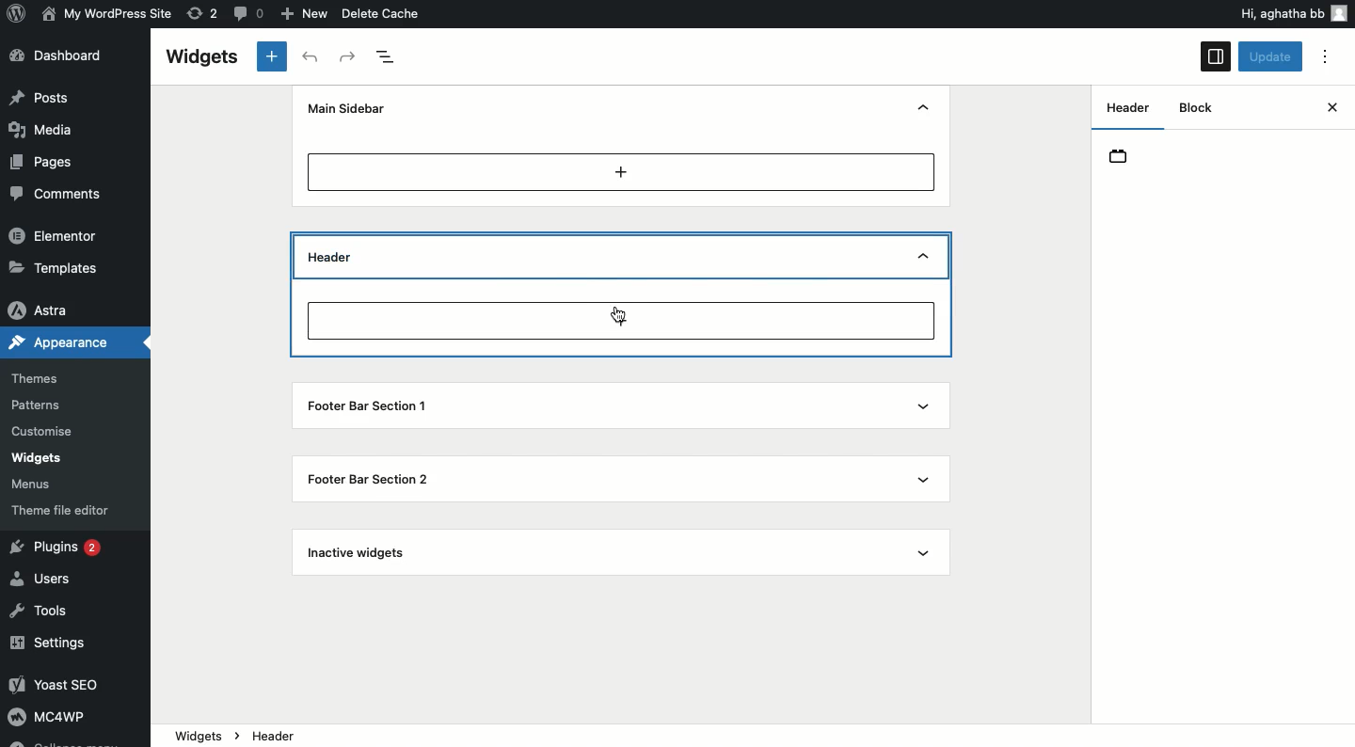 The height and width of the screenshot is (747, 1355). I want to click on Show, so click(920, 404).